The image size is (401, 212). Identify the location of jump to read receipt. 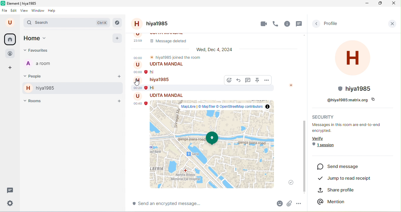
(345, 179).